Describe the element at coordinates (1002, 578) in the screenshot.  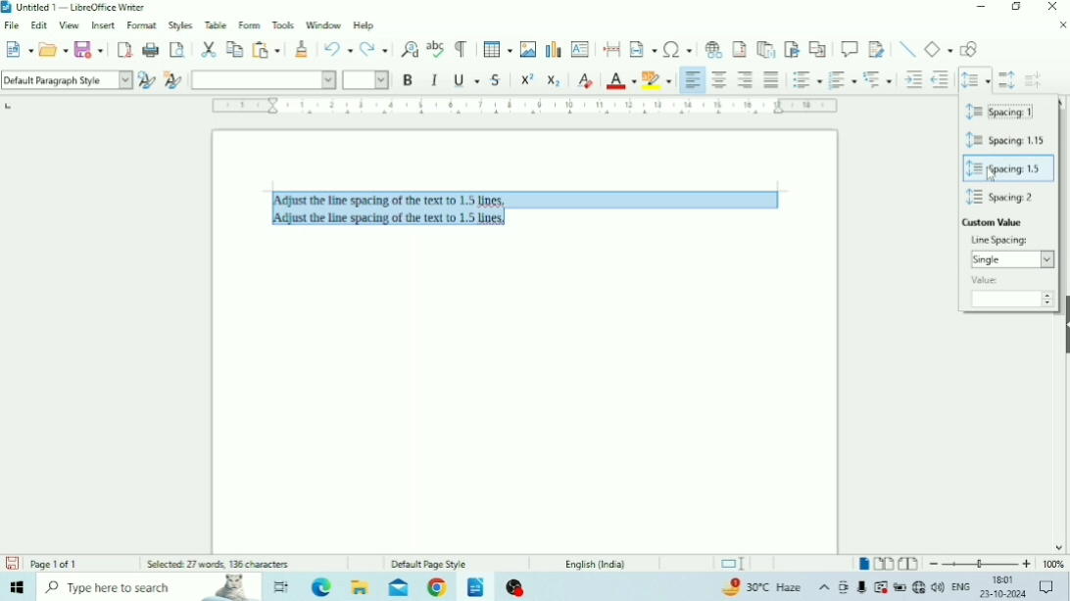
I see `Time` at that location.